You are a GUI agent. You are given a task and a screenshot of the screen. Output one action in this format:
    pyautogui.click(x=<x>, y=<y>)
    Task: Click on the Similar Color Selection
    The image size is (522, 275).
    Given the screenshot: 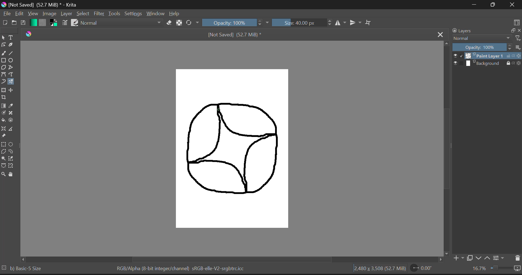 What is the action you would take?
    pyautogui.click(x=13, y=159)
    